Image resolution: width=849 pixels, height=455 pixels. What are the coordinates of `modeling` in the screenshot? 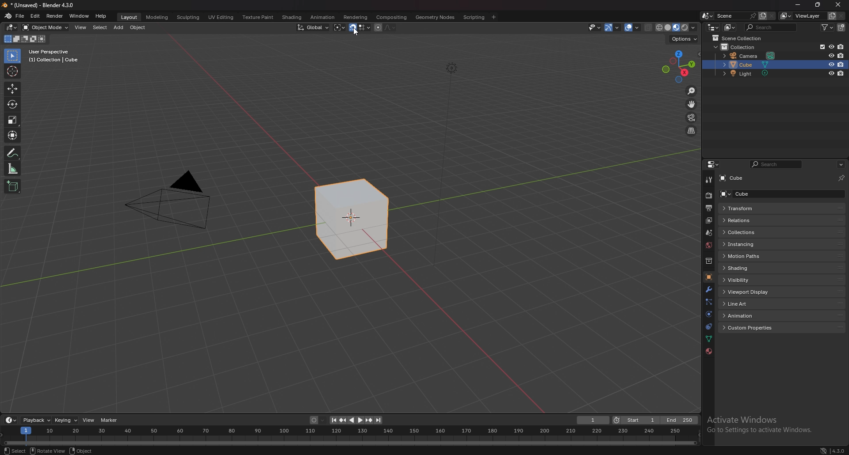 It's located at (157, 17).